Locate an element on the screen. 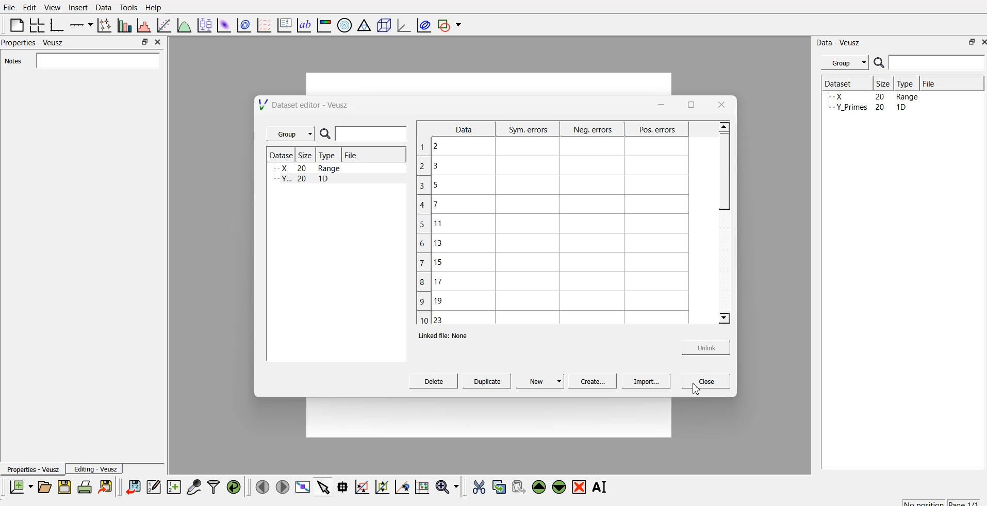  Neg. errors is located at coordinates (591, 130).